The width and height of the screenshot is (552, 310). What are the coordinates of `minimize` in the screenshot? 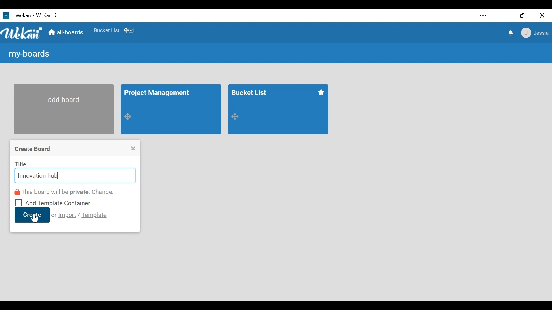 It's located at (503, 15).